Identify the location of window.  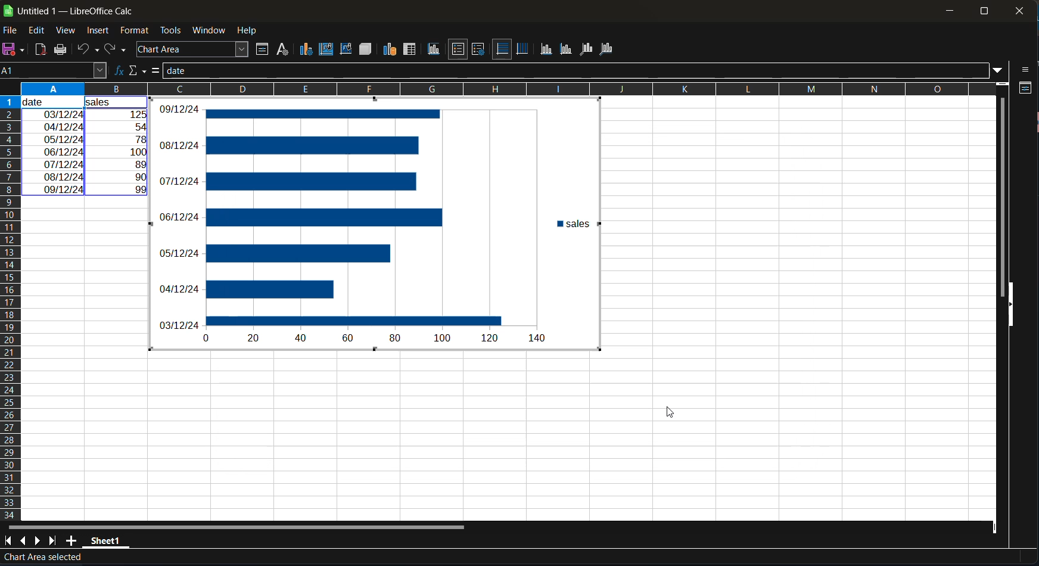
(210, 30).